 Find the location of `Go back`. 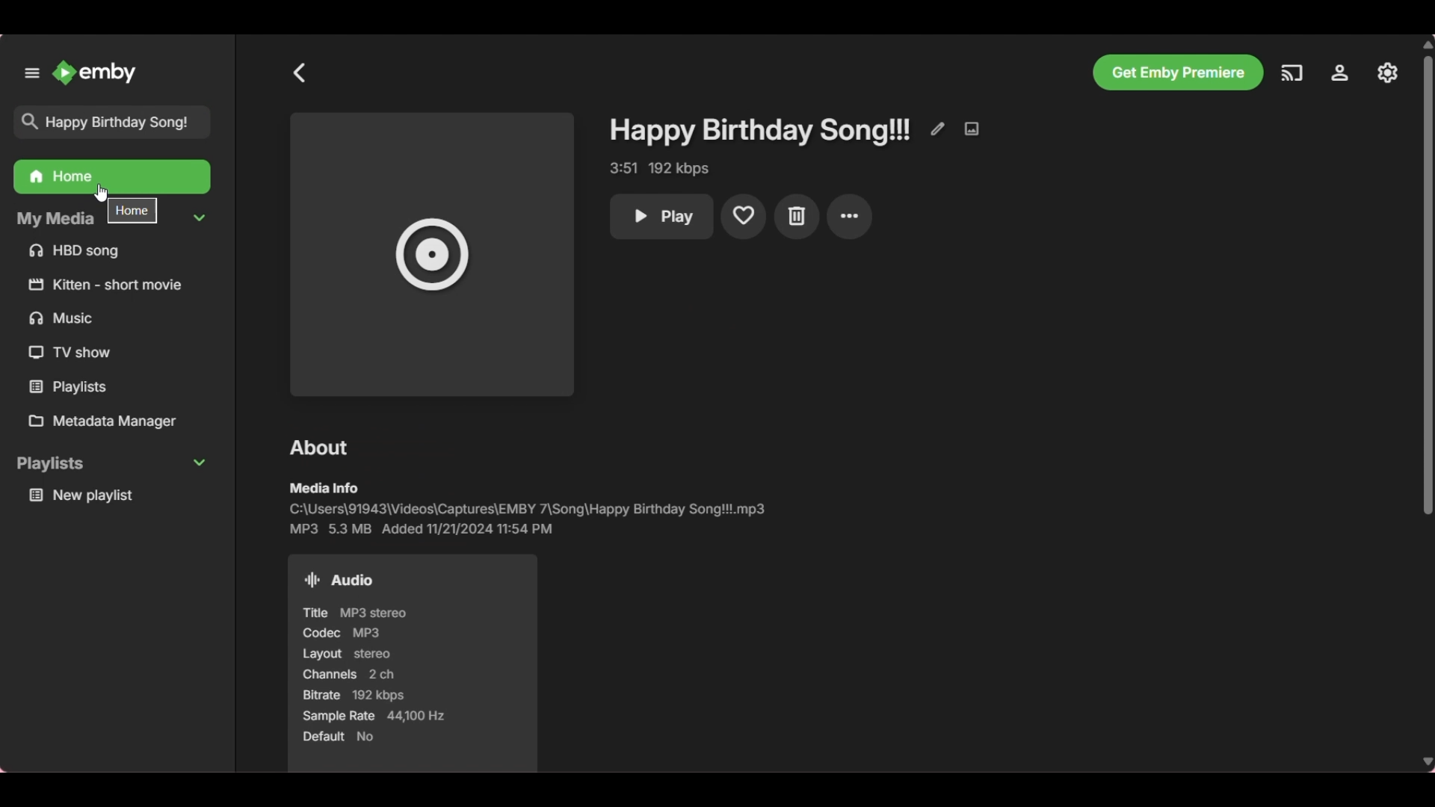

Go back is located at coordinates (298, 73).